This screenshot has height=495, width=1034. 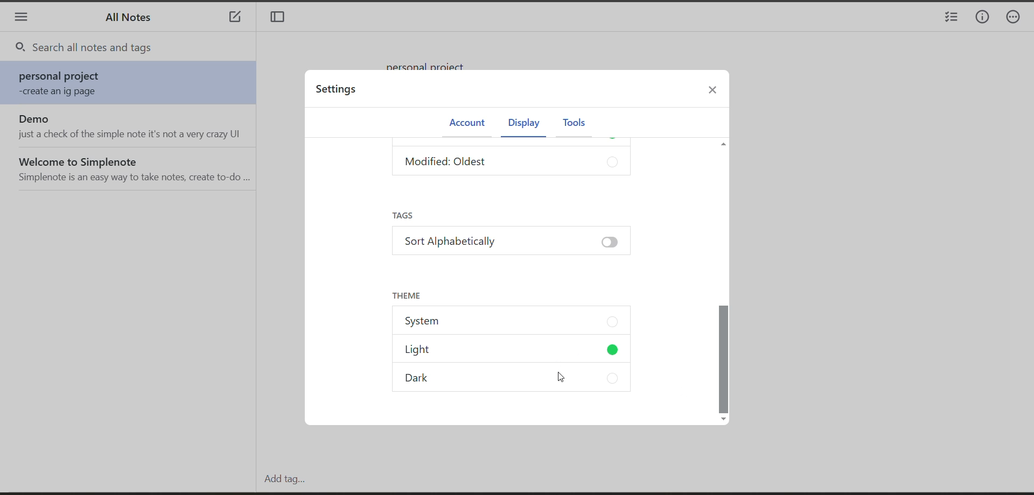 I want to click on insert checklist, so click(x=949, y=18).